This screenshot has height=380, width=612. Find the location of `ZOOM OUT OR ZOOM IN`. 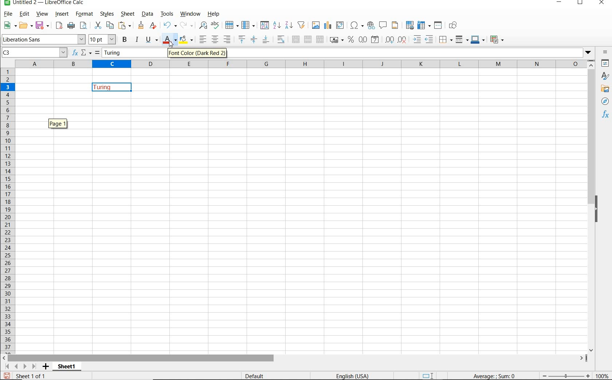

ZOOM OUT OR ZOOM IN is located at coordinates (562, 376).